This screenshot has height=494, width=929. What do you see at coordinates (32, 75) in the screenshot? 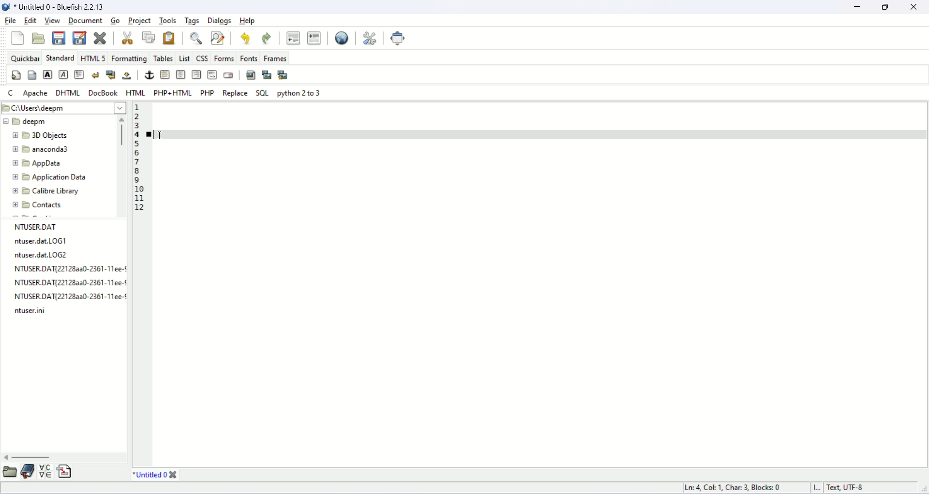
I see `body` at bounding box center [32, 75].